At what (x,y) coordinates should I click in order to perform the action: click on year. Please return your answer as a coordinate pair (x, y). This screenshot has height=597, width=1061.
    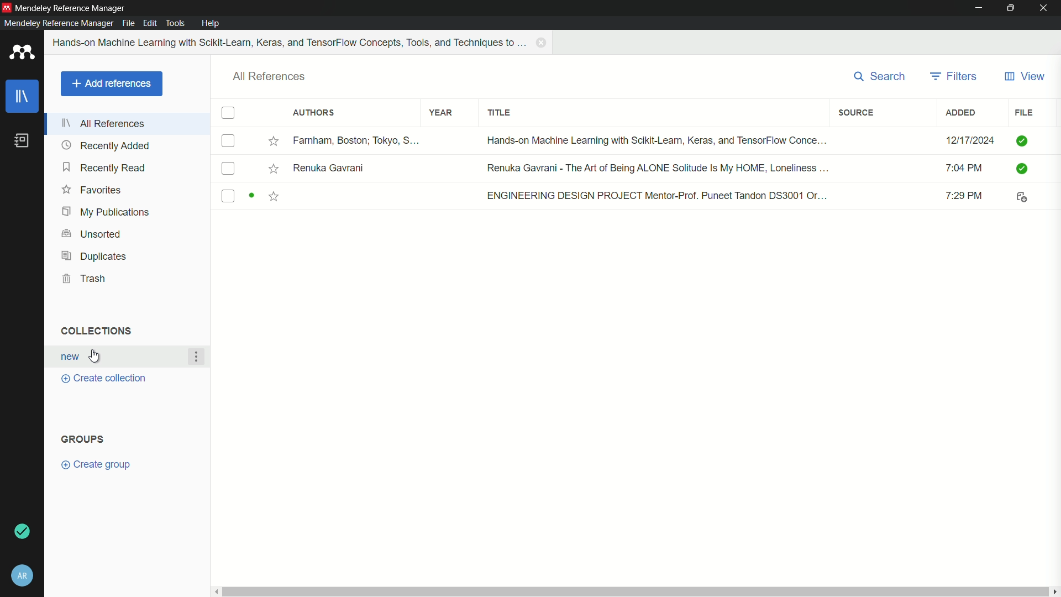
    Looking at the image, I should click on (442, 113).